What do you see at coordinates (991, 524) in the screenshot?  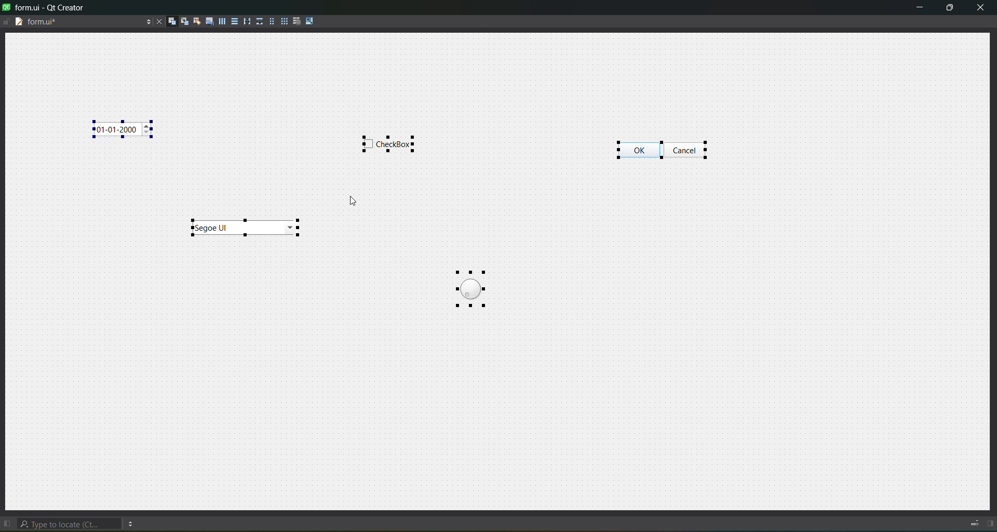 I see `show right sidebar` at bounding box center [991, 524].